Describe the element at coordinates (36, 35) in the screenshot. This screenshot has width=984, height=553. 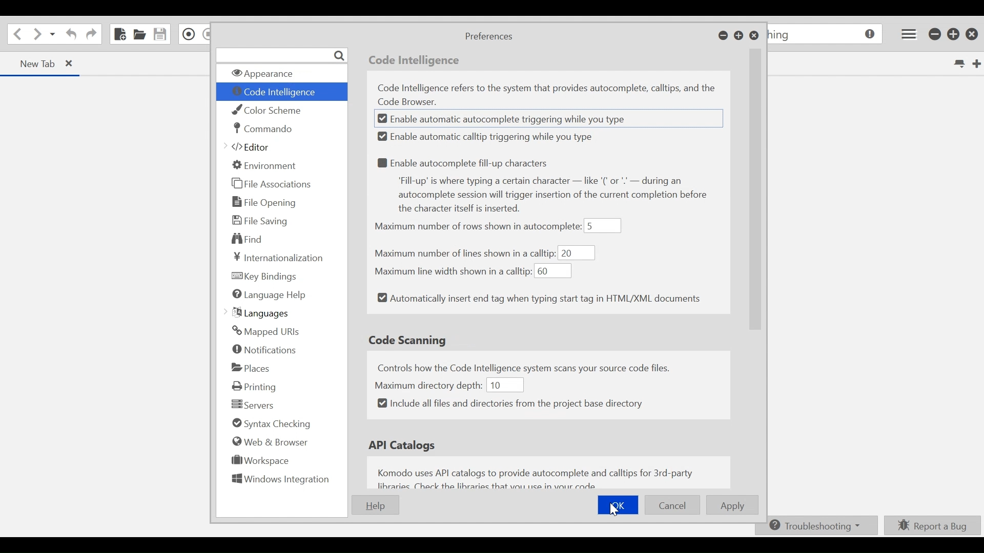
I see `Go forward one location` at that location.